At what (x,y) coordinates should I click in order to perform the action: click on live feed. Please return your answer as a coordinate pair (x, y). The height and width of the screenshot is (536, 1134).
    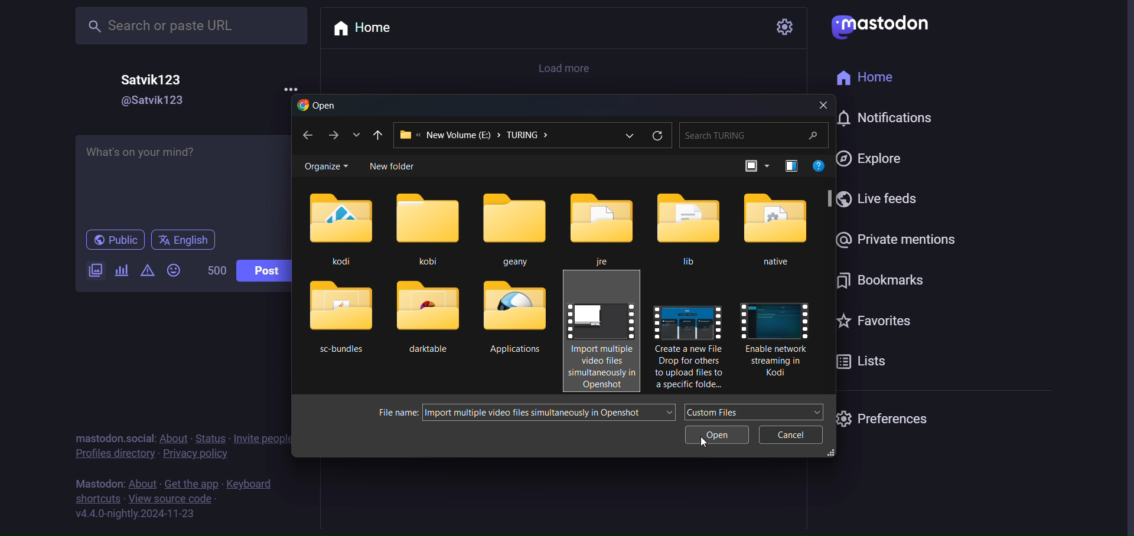
    Looking at the image, I should click on (881, 200).